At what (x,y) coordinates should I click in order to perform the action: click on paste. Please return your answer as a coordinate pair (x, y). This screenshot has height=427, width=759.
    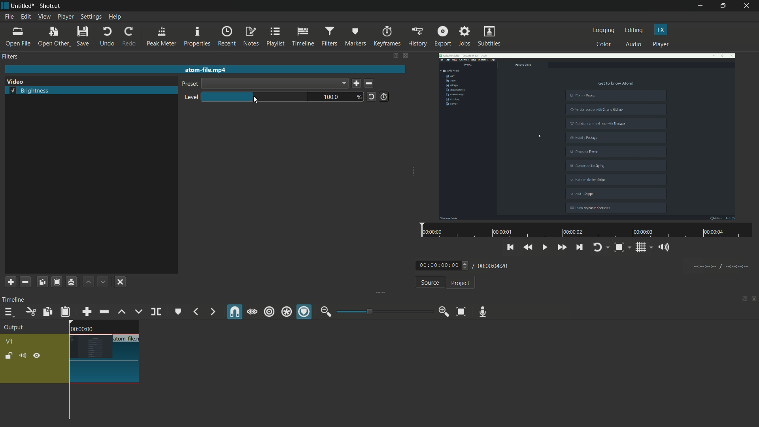
    Looking at the image, I should click on (65, 312).